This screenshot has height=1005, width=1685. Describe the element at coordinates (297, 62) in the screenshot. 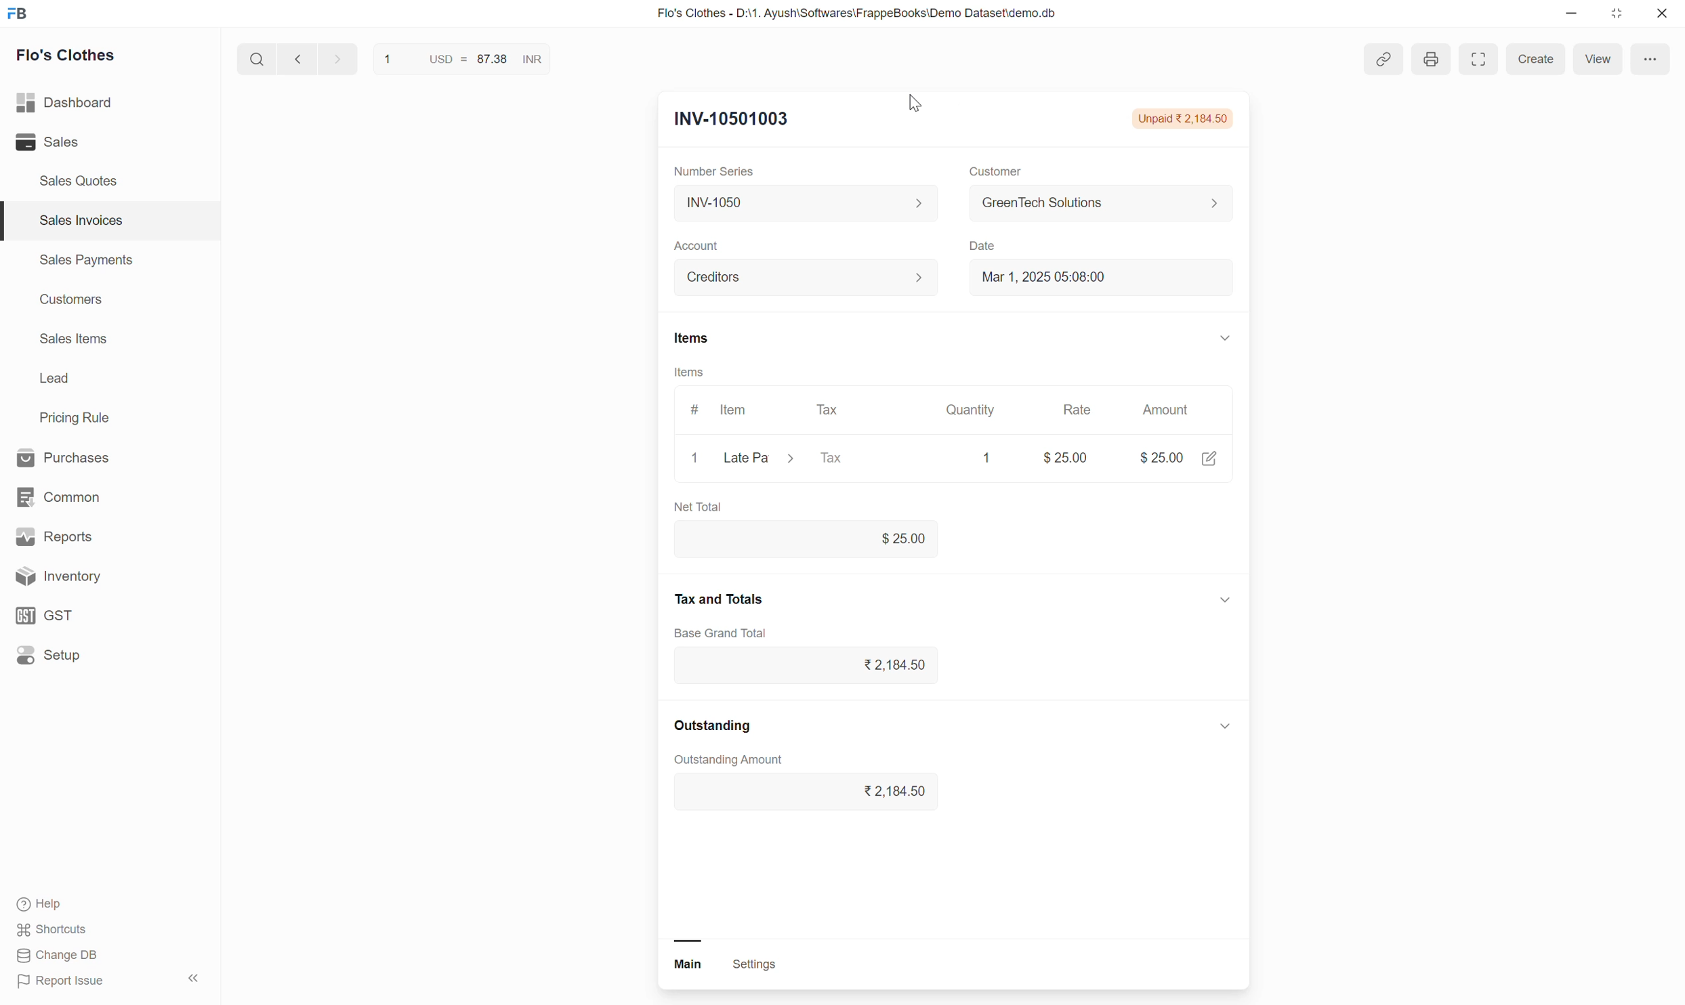

I see `go back ` at that location.